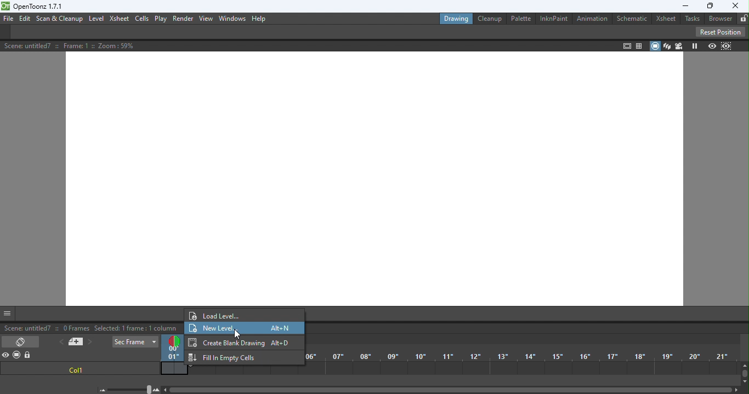 This screenshot has width=749, height=394. I want to click on Scene details, so click(82, 46).